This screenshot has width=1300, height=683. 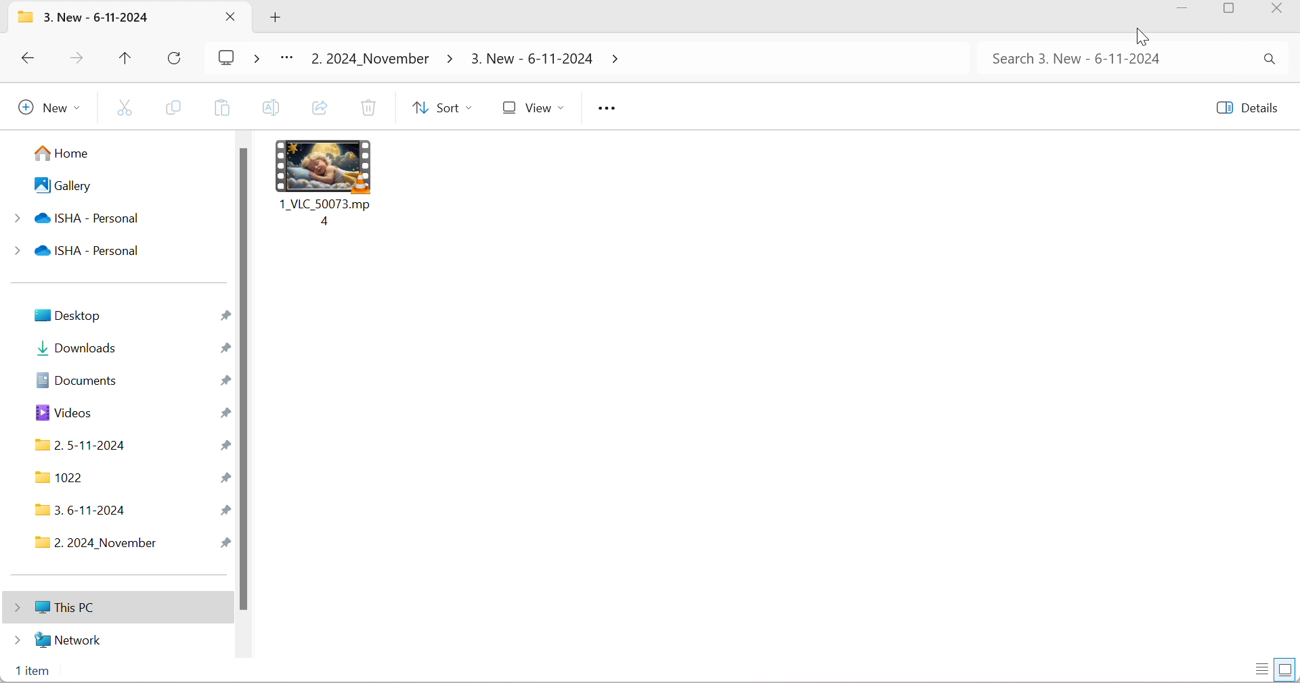 What do you see at coordinates (223, 383) in the screenshot?
I see `Pin` at bounding box center [223, 383].